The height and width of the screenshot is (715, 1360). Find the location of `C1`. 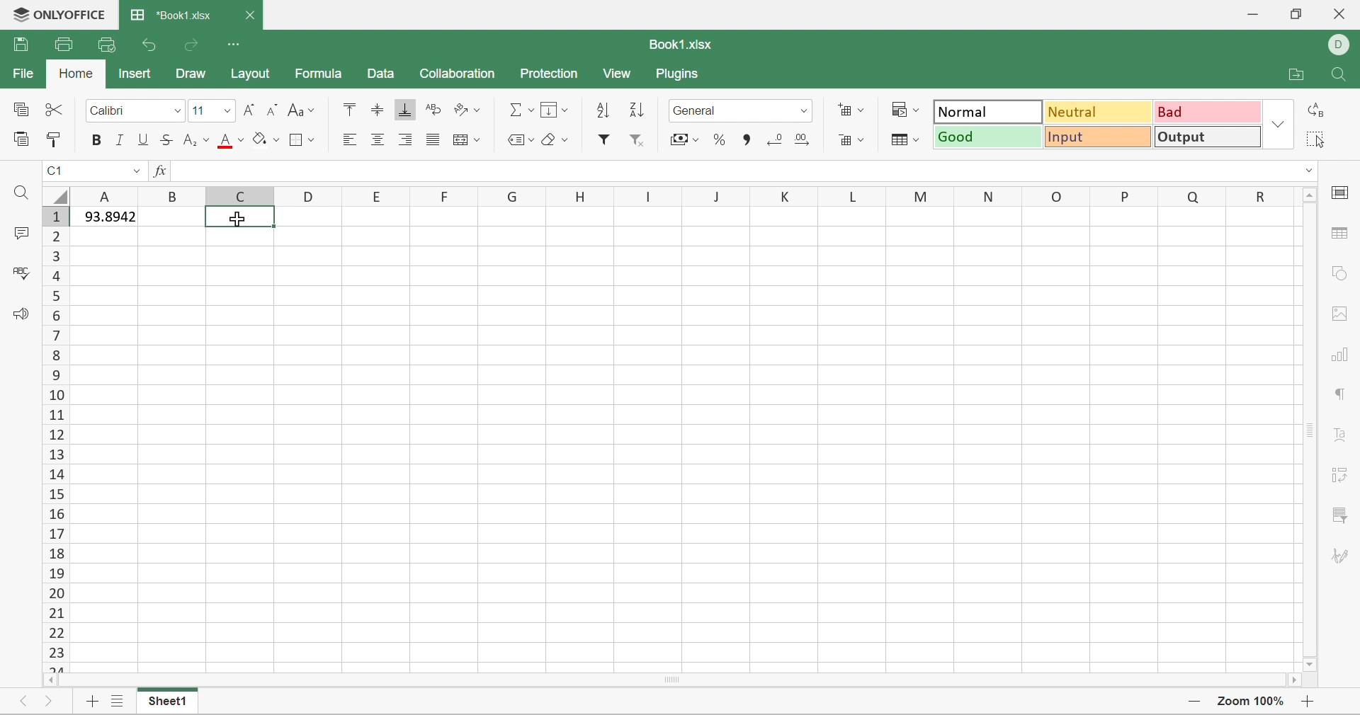

C1 is located at coordinates (58, 169).